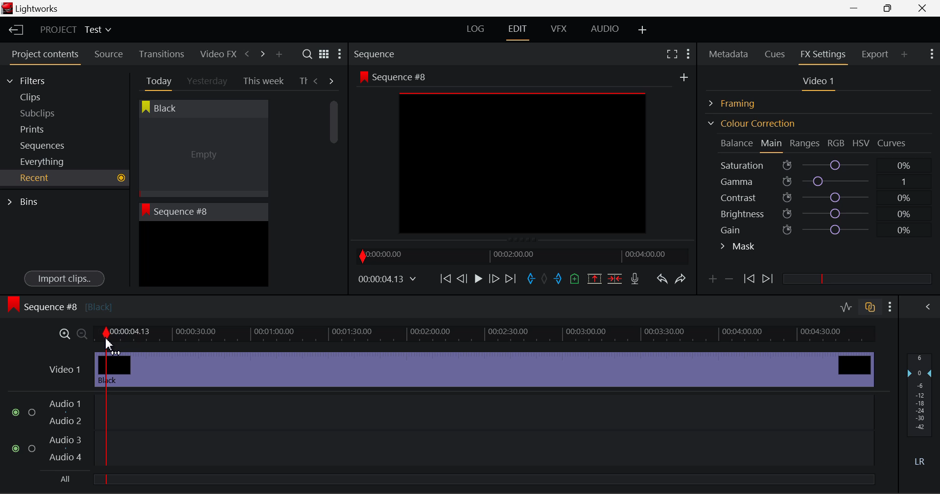 Image resolution: width=940 pixels, height=494 pixels. What do you see at coordinates (332, 80) in the screenshot?
I see `Next Tab` at bounding box center [332, 80].